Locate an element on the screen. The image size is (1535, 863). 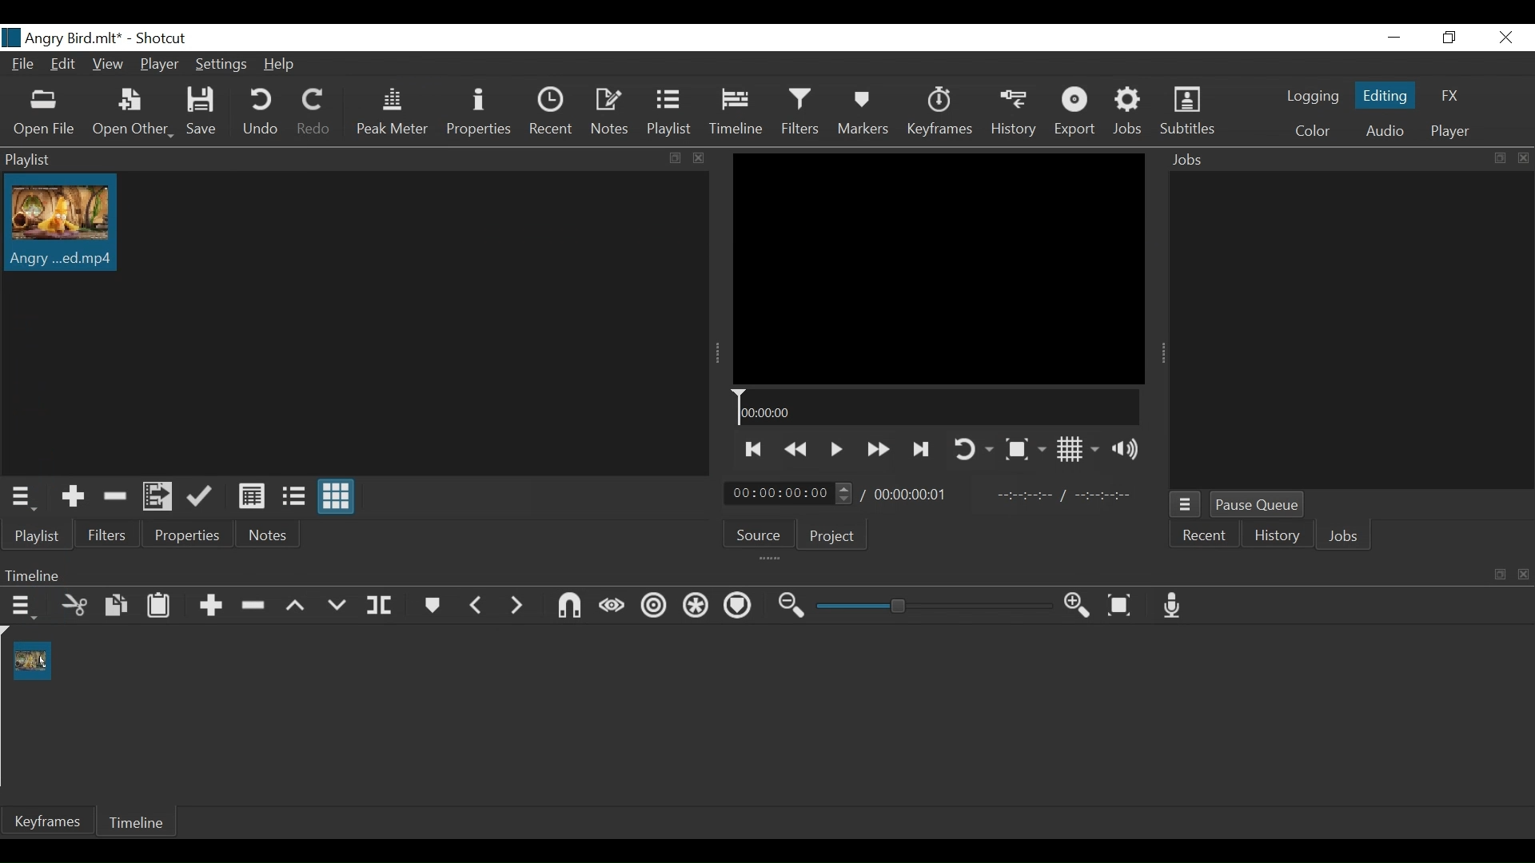
Undo is located at coordinates (260, 112).